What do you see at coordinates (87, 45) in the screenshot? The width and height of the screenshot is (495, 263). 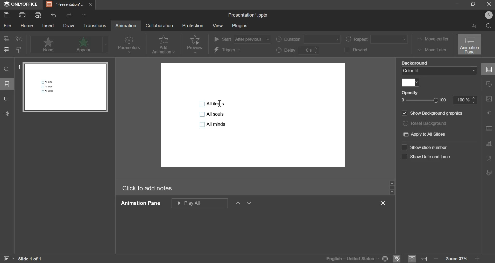 I see `appear` at bounding box center [87, 45].